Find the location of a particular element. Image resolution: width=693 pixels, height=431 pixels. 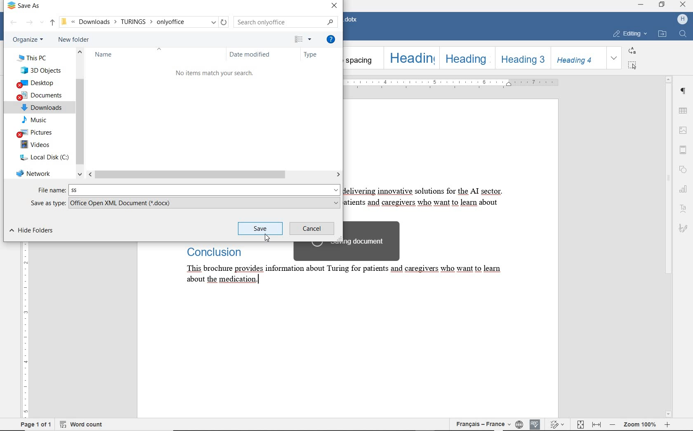

TRACK CHANGES is located at coordinates (559, 424).